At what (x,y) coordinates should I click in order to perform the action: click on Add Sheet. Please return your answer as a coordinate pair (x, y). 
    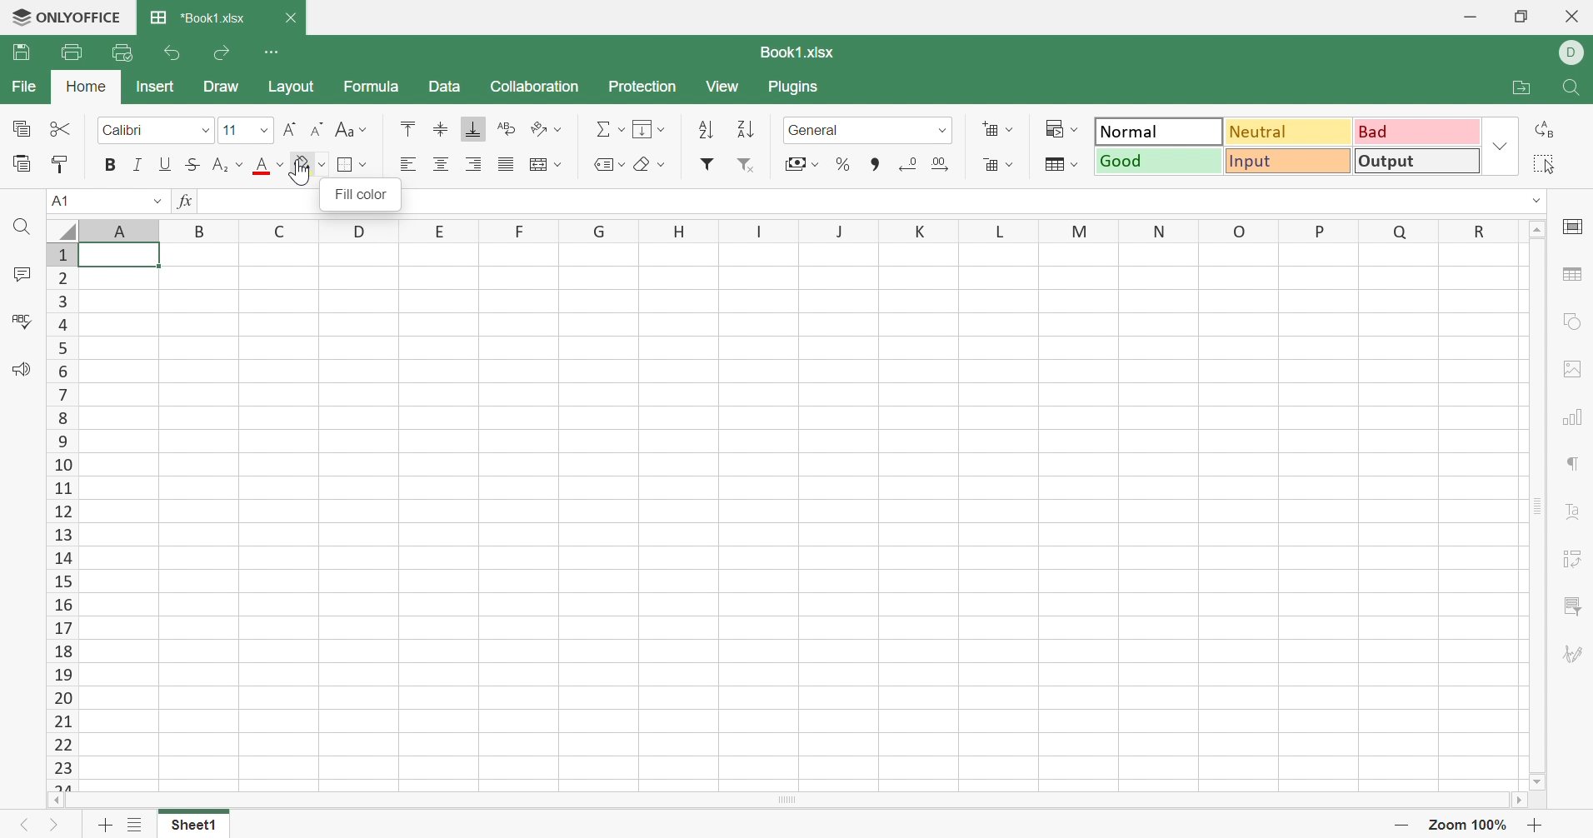
    Looking at the image, I should click on (108, 827).